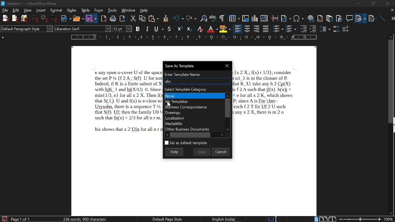 Image resolution: width=395 pixels, height=222 pixels. I want to click on insert bookmark, so click(339, 18).